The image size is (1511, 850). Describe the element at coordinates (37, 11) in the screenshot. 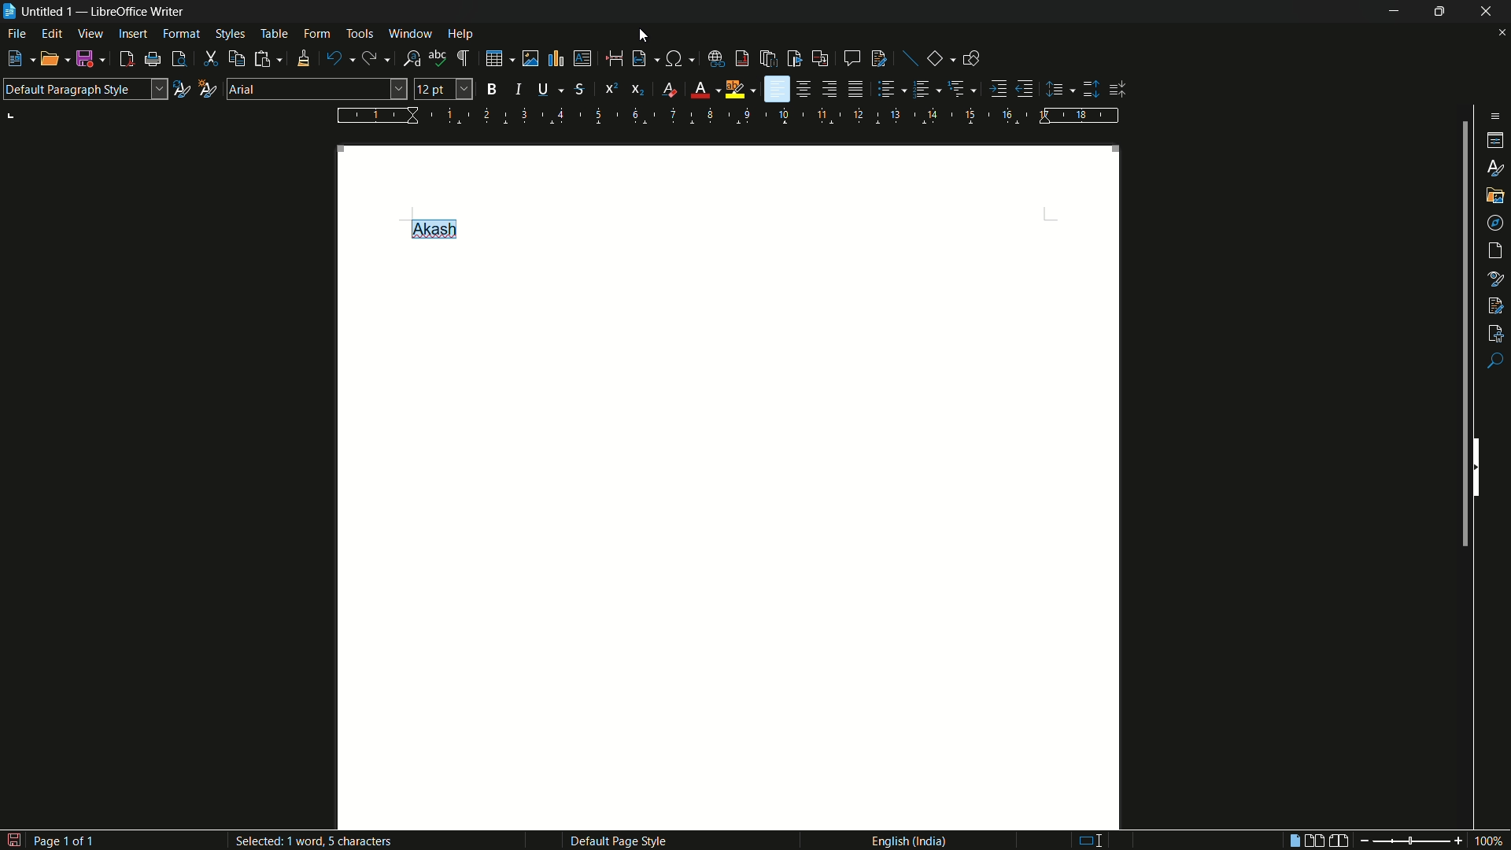

I see `file name` at that location.